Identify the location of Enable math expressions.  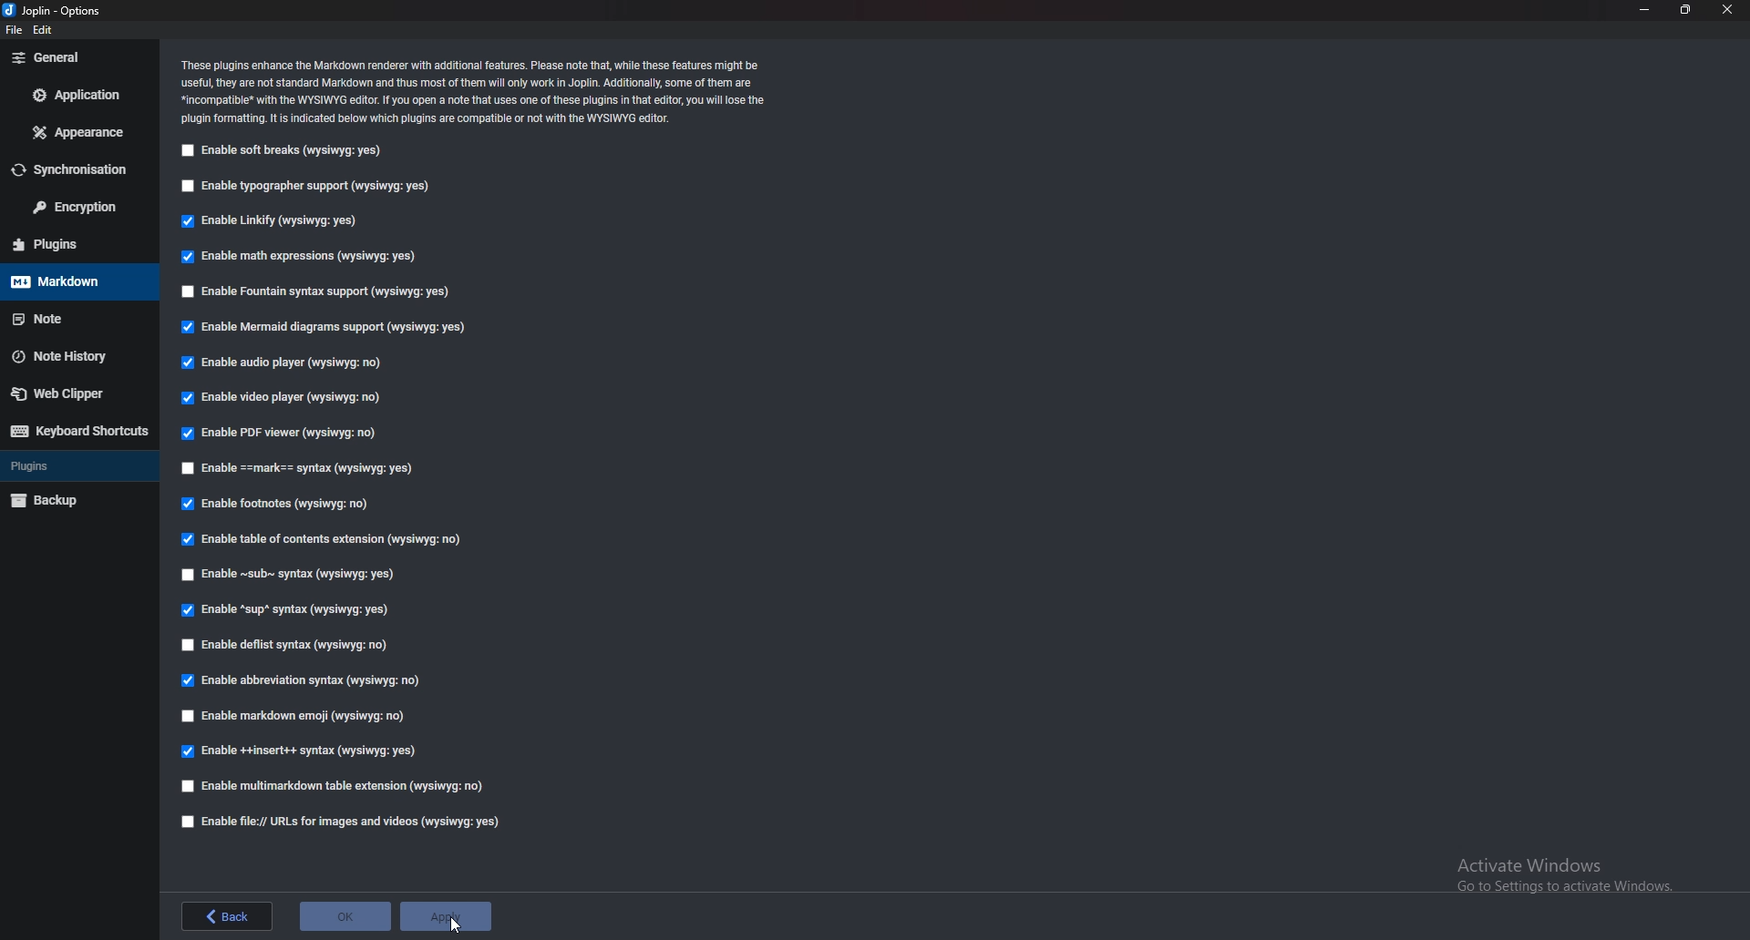
(302, 258).